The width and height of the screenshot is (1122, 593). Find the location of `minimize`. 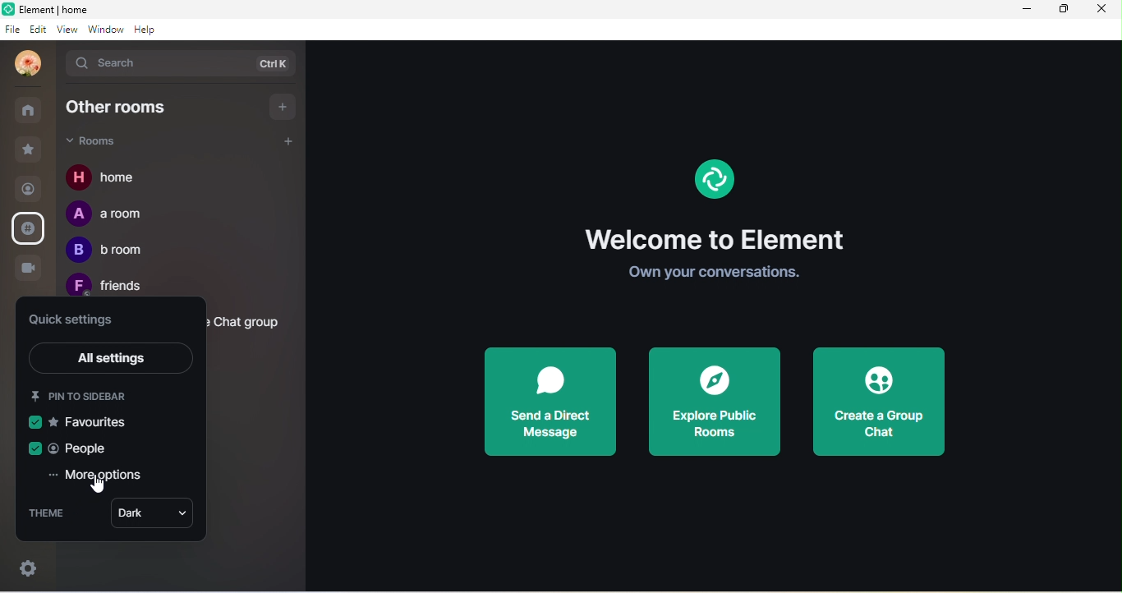

minimize is located at coordinates (1026, 12).